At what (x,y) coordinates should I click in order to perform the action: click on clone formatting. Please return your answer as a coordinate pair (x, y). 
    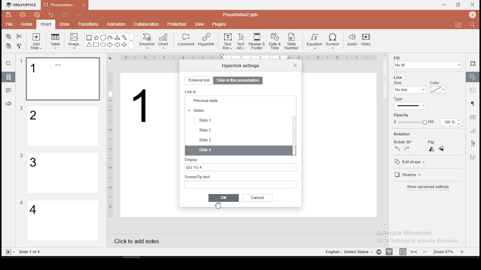
    Looking at the image, I should click on (20, 46).